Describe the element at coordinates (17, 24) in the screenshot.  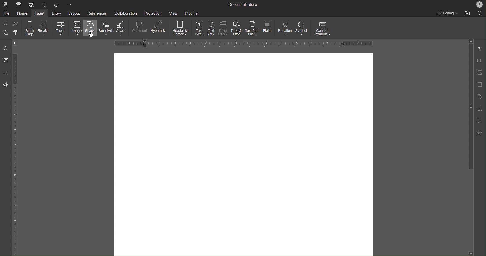
I see `Cut` at that location.